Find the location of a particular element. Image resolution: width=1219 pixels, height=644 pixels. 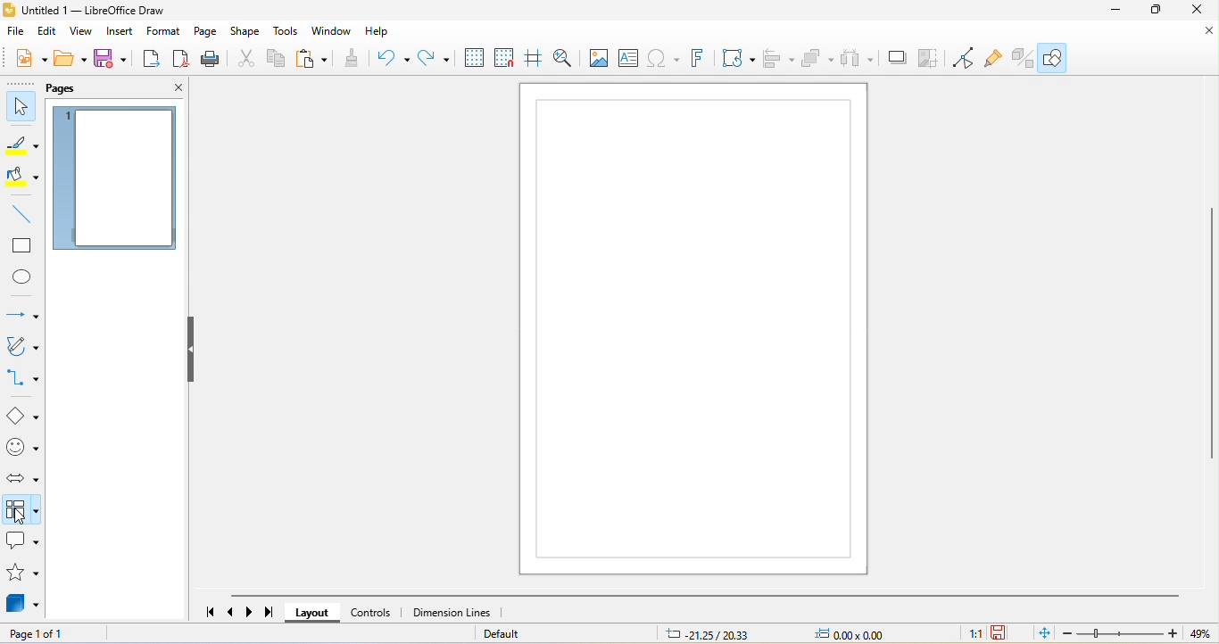

layout is located at coordinates (311, 613).